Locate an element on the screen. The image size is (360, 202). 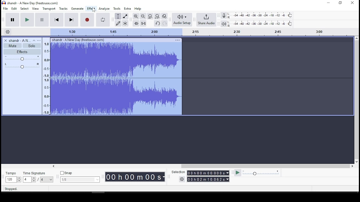
record meter is located at coordinates (224, 16).